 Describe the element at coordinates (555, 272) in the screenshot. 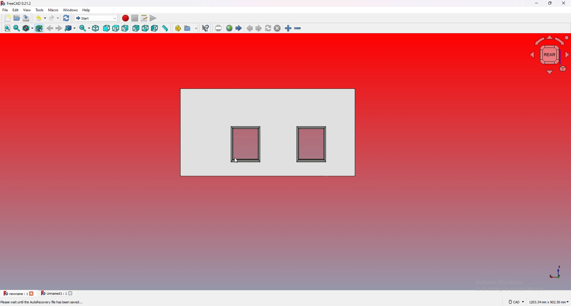

I see `axis` at that location.